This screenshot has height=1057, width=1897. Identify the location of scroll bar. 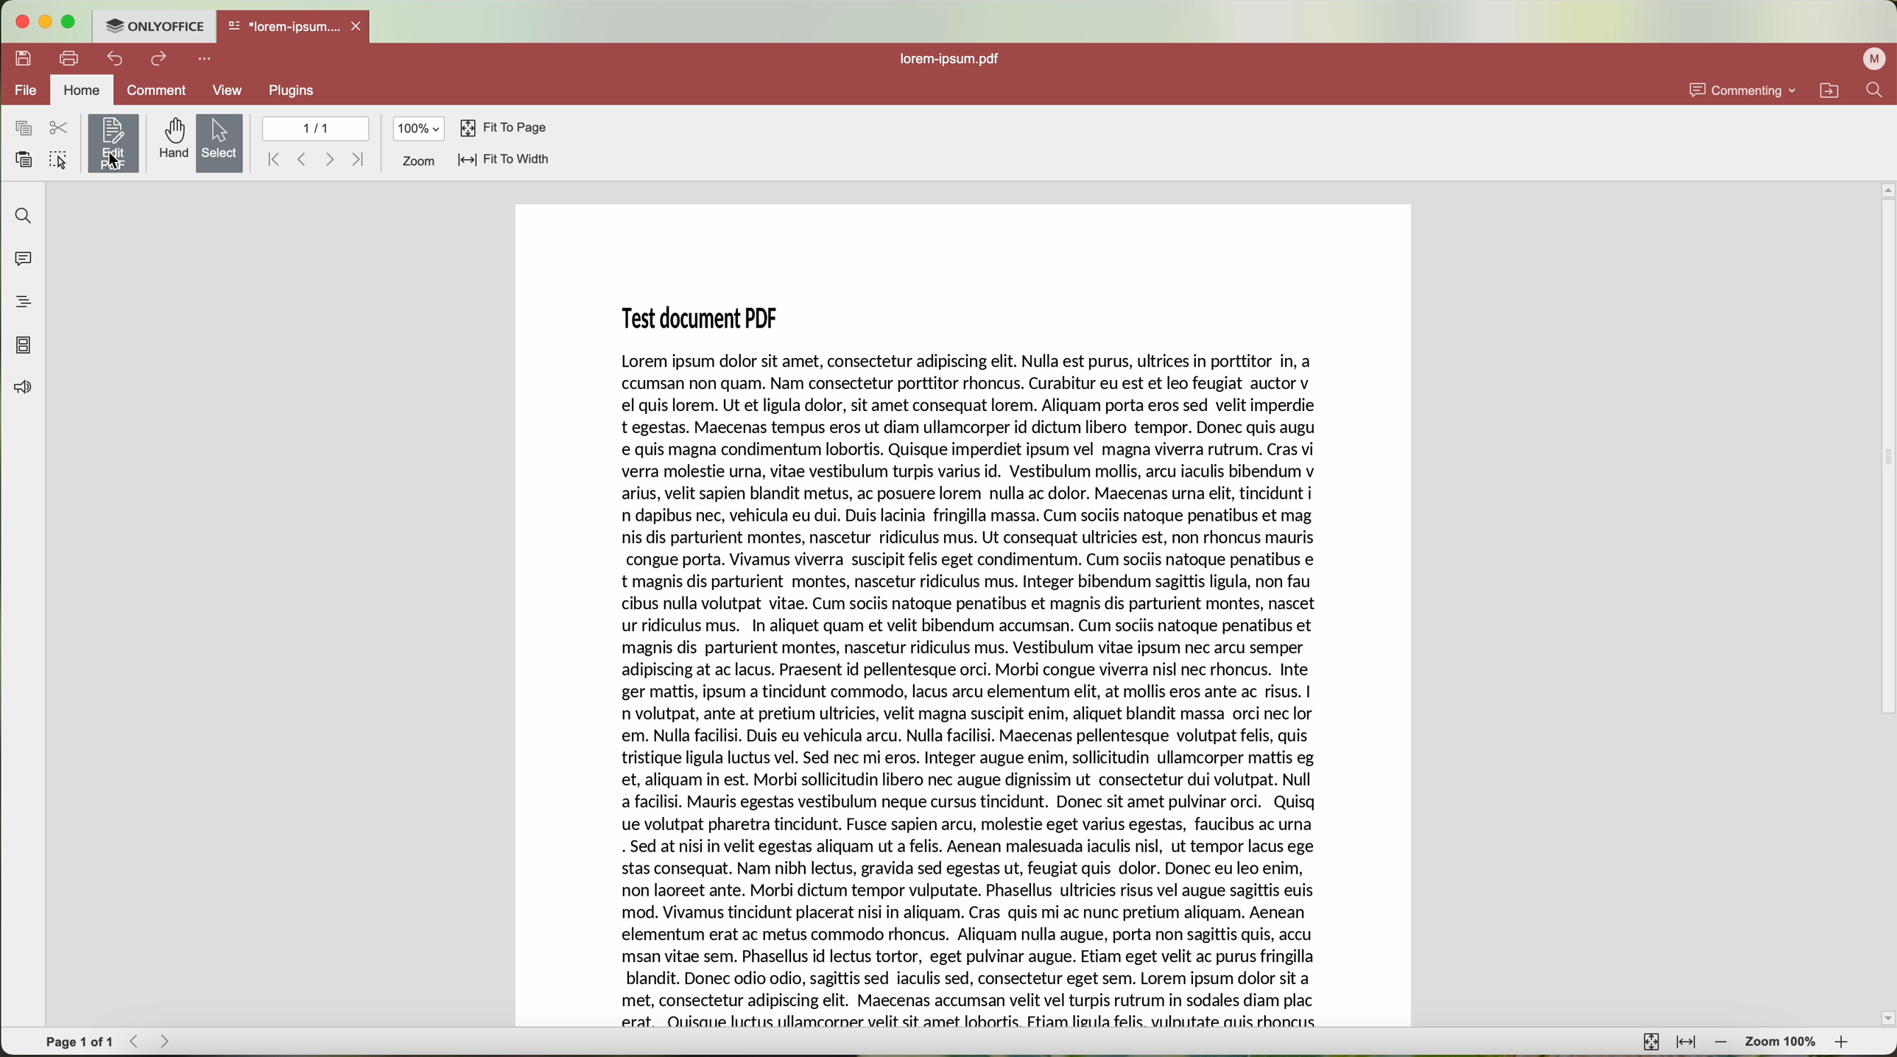
(1885, 605).